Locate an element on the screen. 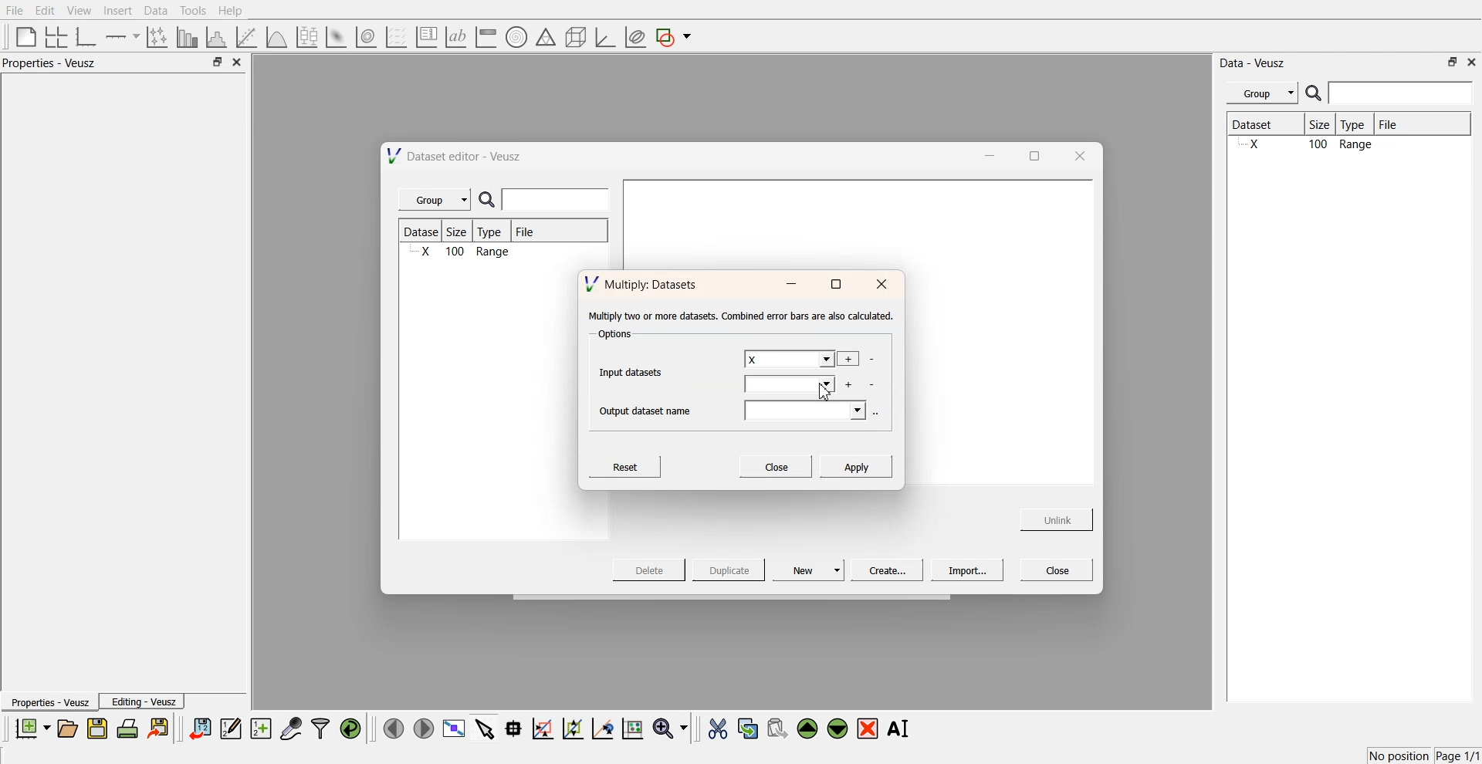 The image size is (1482, 764). move  the selected widgets down is located at coordinates (837, 727).